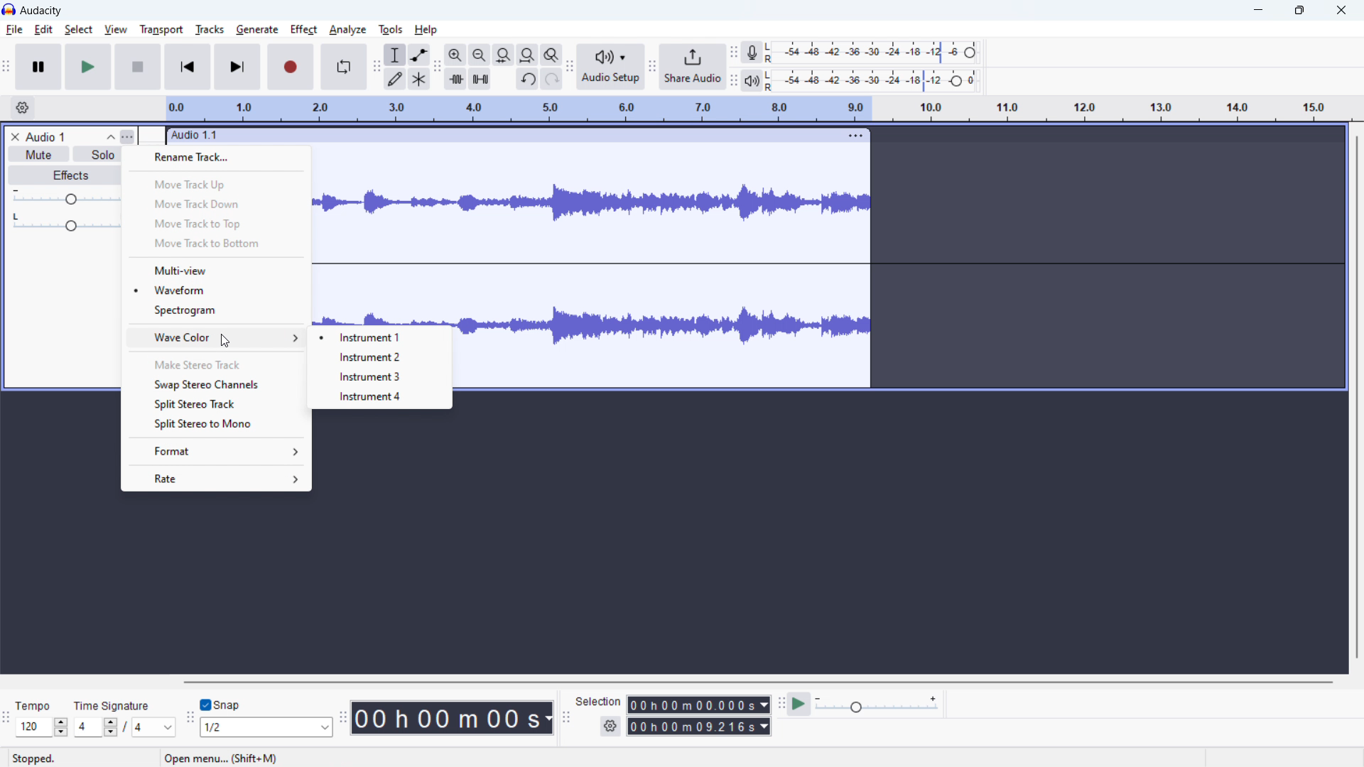 The height and width of the screenshot is (767, 1364). I want to click on pause, so click(40, 67).